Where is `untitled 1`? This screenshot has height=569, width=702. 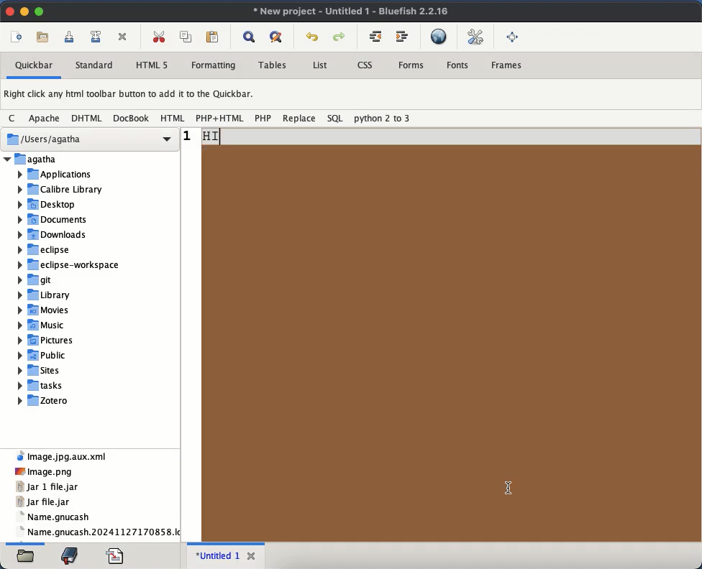 untitled 1 is located at coordinates (216, 555).